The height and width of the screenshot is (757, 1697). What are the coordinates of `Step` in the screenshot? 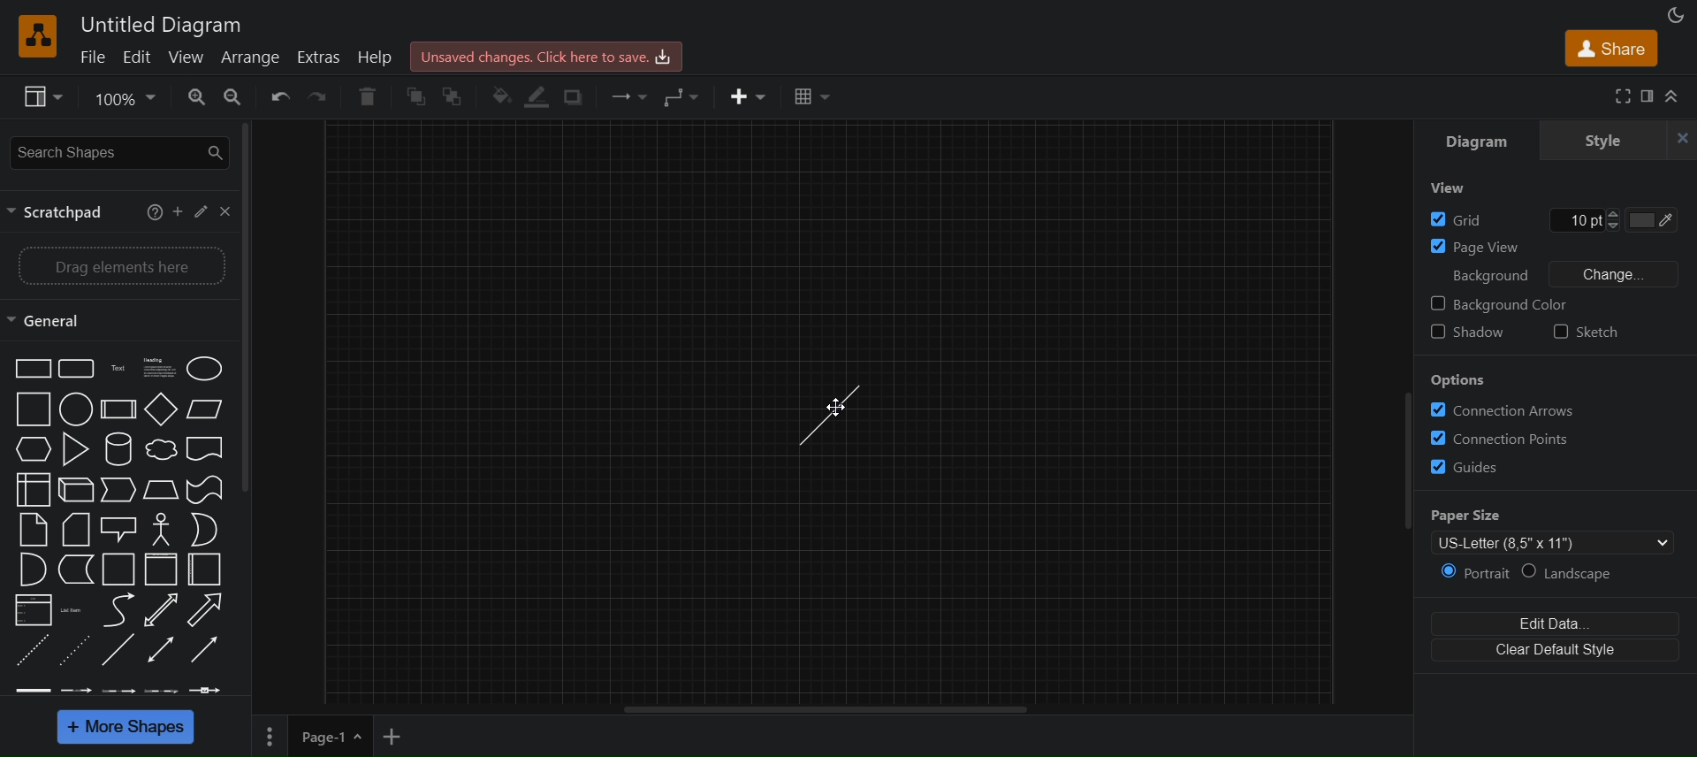 It's located at (118, 491).